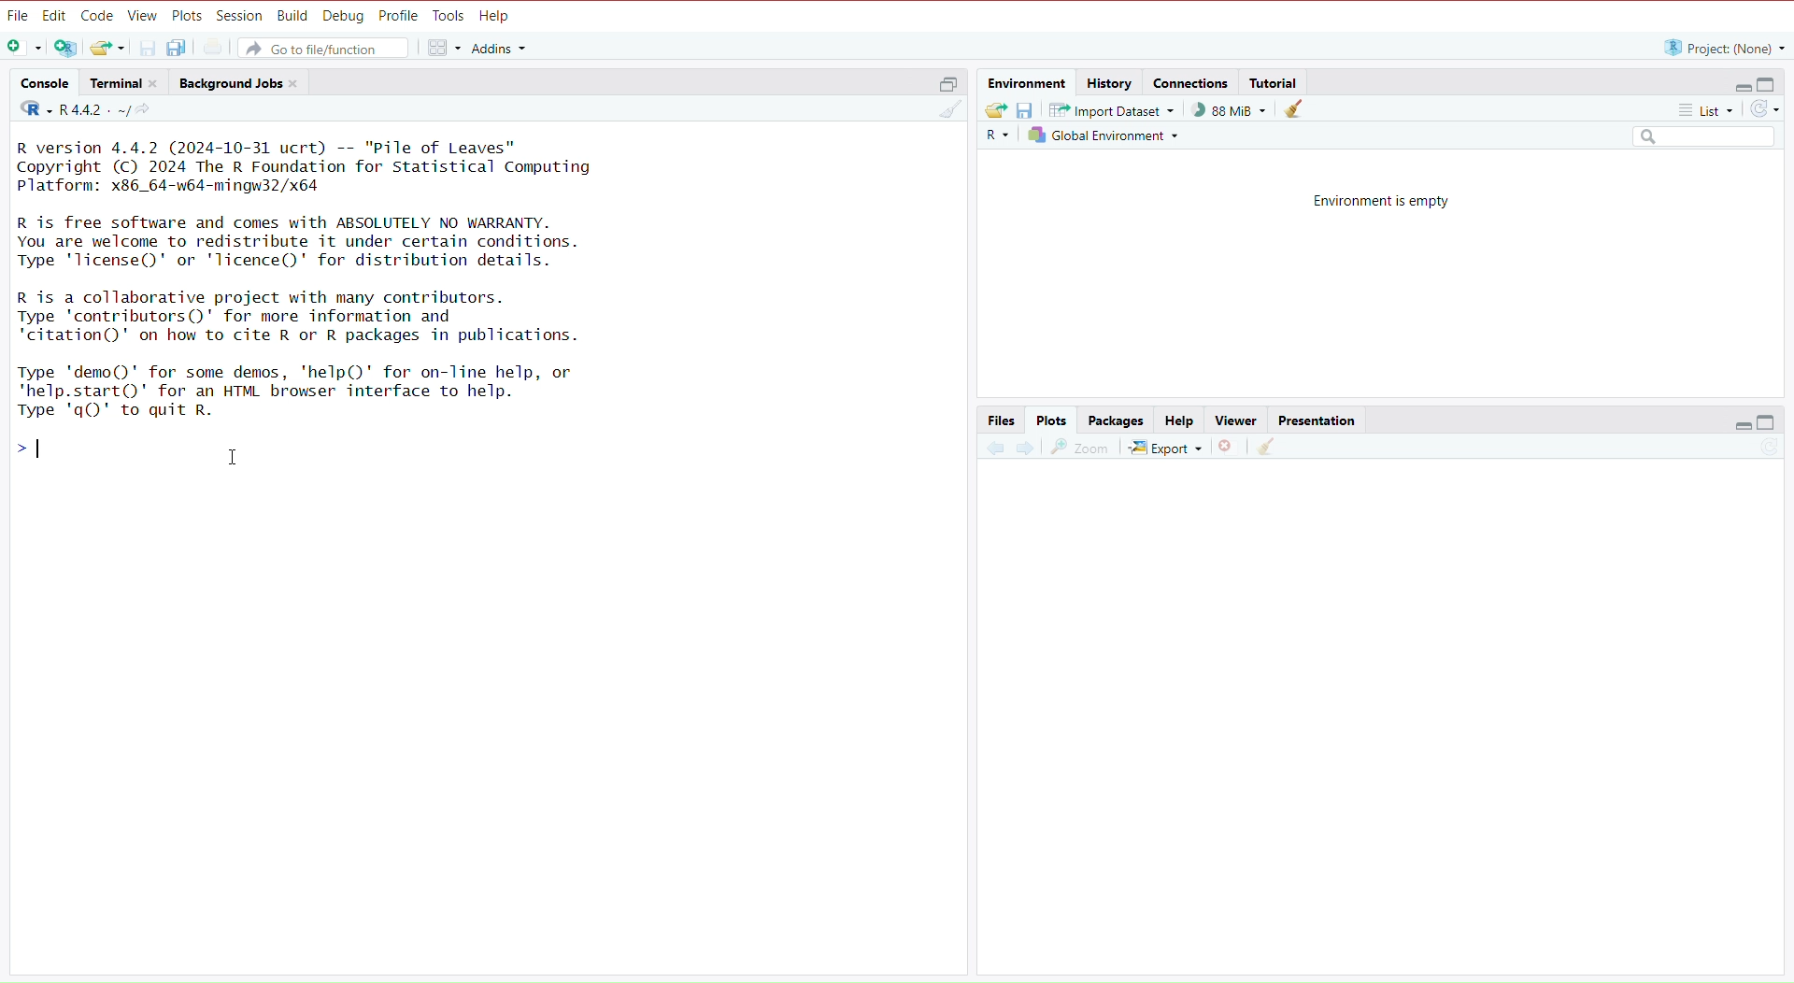  I want to click on History, so click(1110, 81).